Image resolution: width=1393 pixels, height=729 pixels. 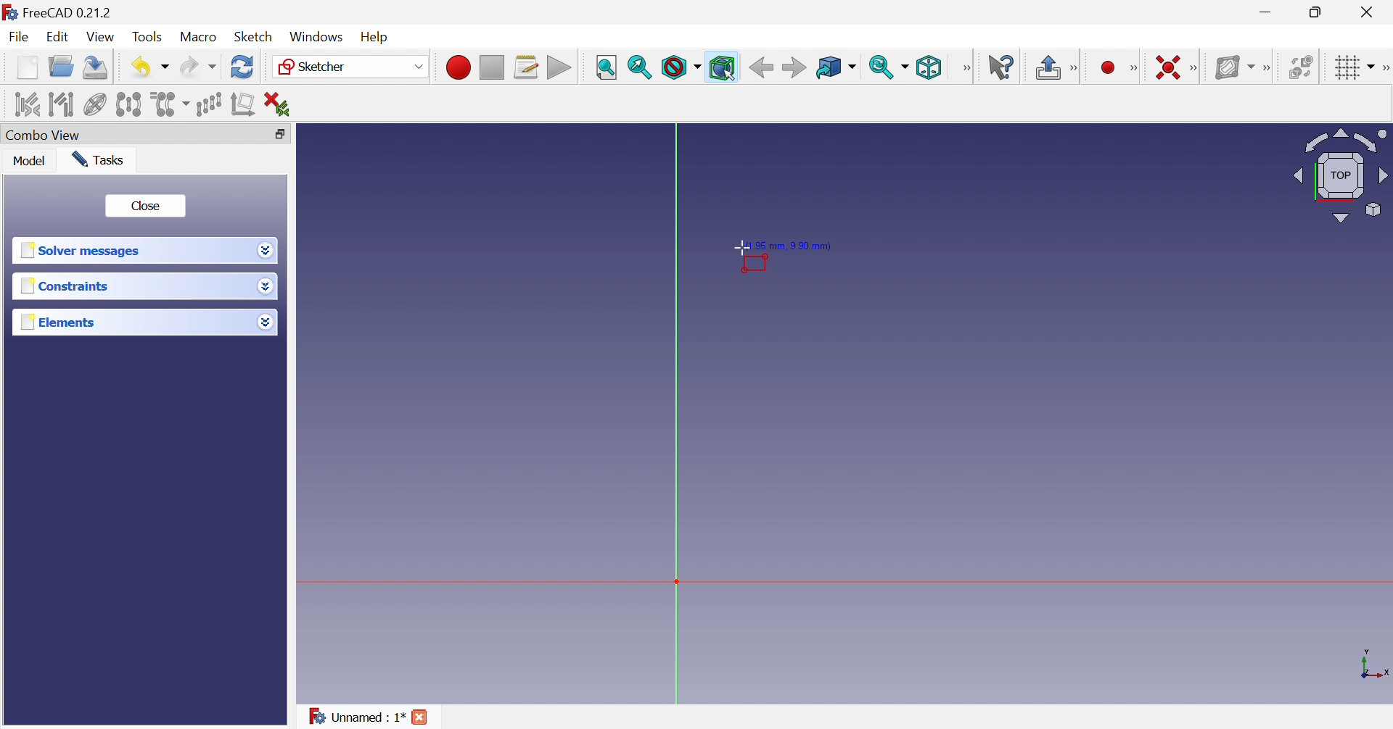 What do you see at coordinates (1302, 67) in the screenshot?
I see `Switch space` at bounding box center [1302, 67].